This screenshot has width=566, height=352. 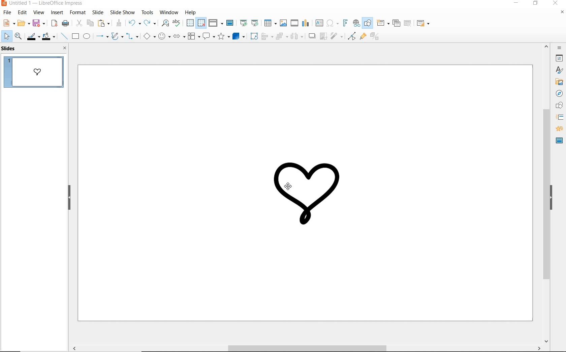 What do you see at coordinates (43, 4) in the screenshot?
I see `Untitled 1 - LibreOffice Impress` at bounding box center [43, 4].